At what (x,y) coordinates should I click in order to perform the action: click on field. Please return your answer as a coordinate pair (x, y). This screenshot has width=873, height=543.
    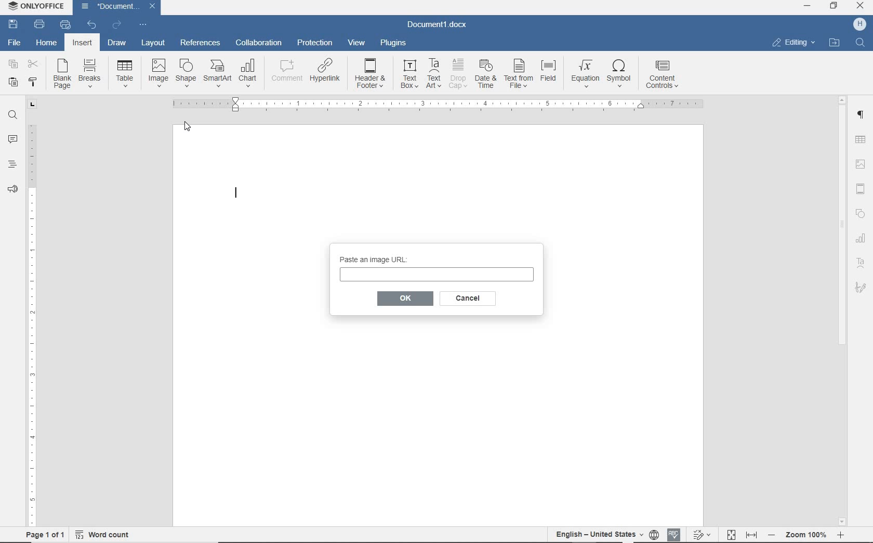
    Looking at the image, I should click on (550, 74).